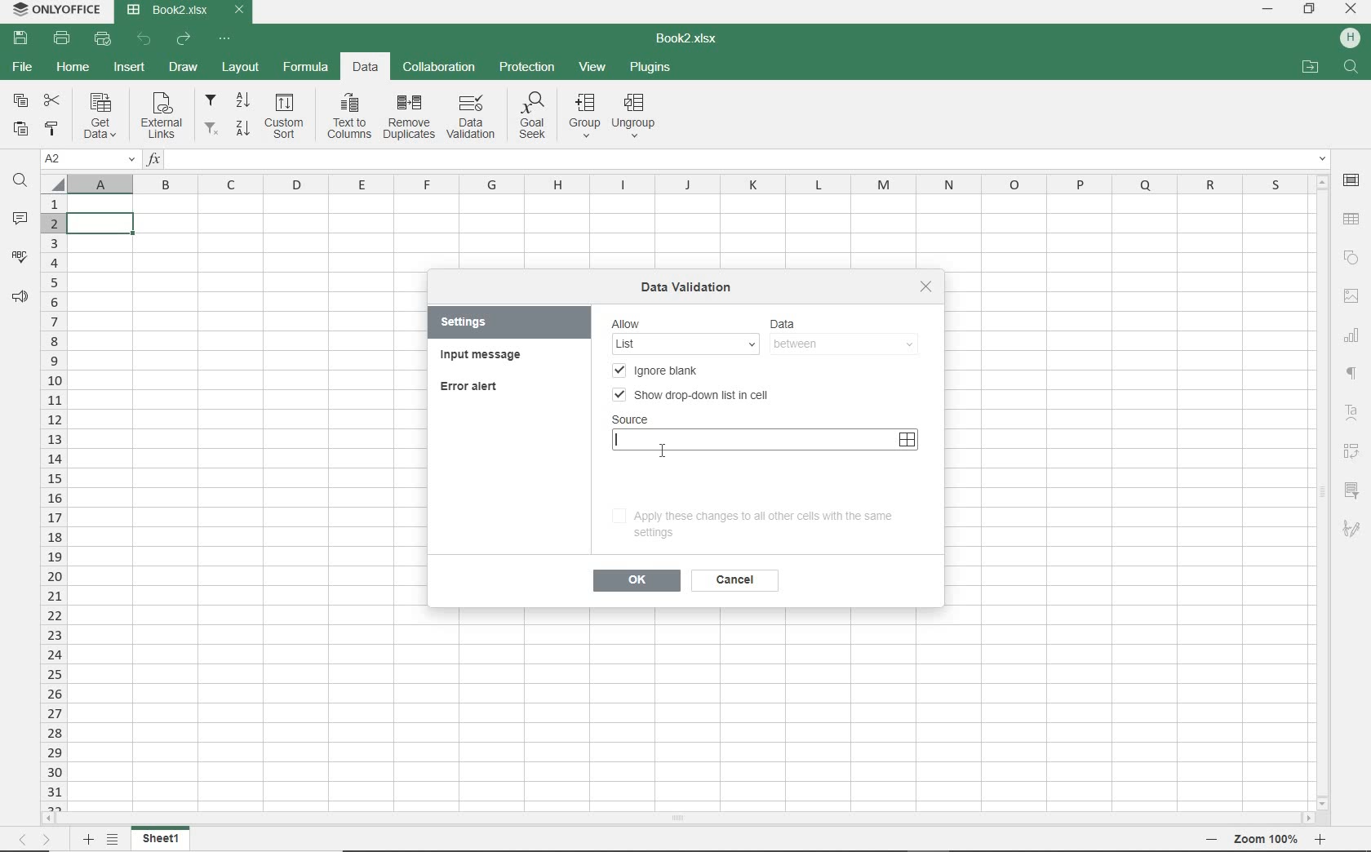  I want to click on SHAPE, so click(1351, 260).